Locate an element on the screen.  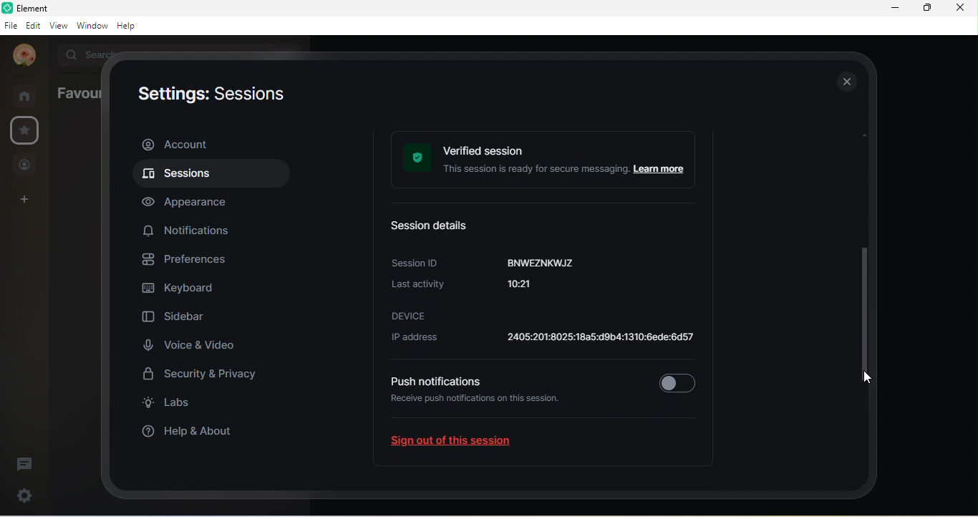
people is located at coordinates (25, 166).